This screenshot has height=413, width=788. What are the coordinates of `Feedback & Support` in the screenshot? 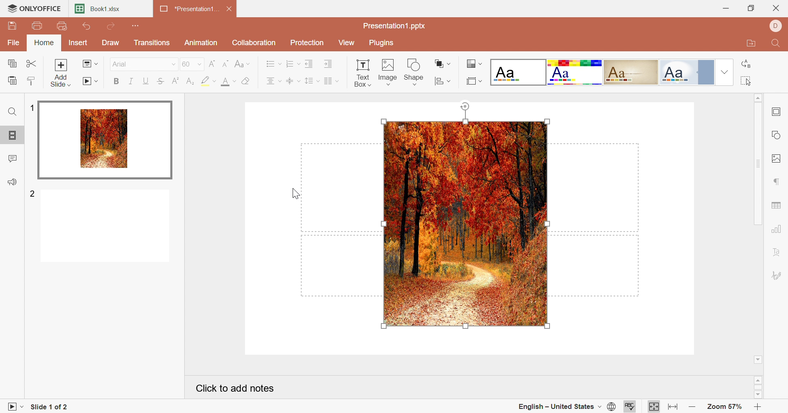 It's located at (12, 181).